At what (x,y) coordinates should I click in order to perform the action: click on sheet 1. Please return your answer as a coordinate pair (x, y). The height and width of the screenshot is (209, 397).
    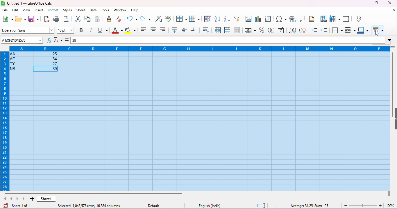
    Looking at the image, I should click on (47, 199).